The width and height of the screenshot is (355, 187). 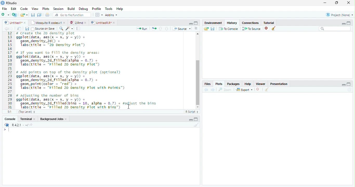 I want to click on minimize, so click(x=344, y=85).